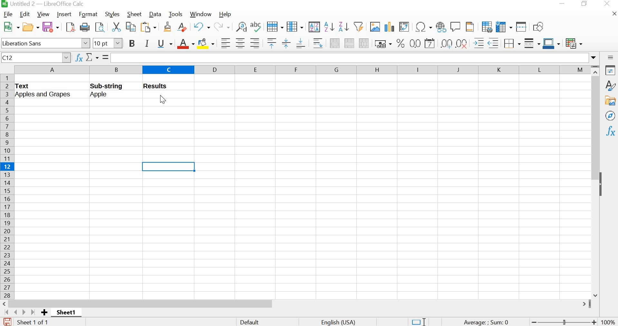 The width and height of the screenshot is (618, 326). Describe the element at coordinates (162, 100) in the screenshot. I see `cursor location` at that location.